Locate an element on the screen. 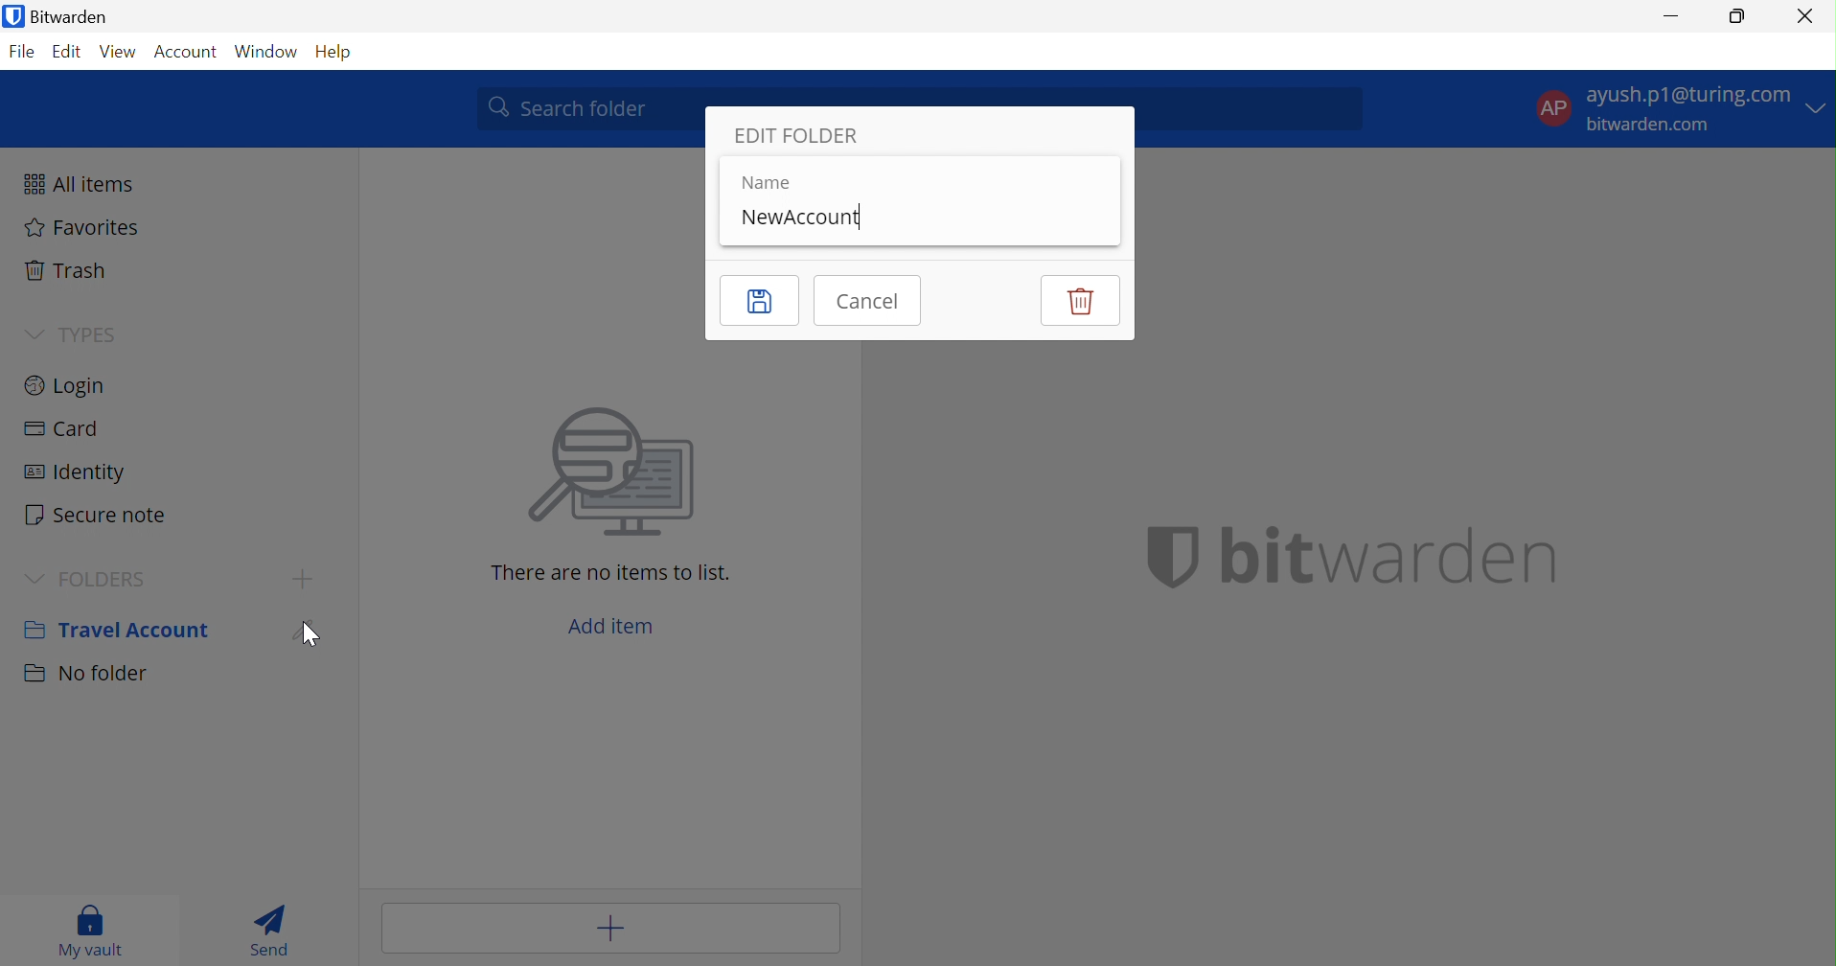  No folder is located at coordinates (85, 678).